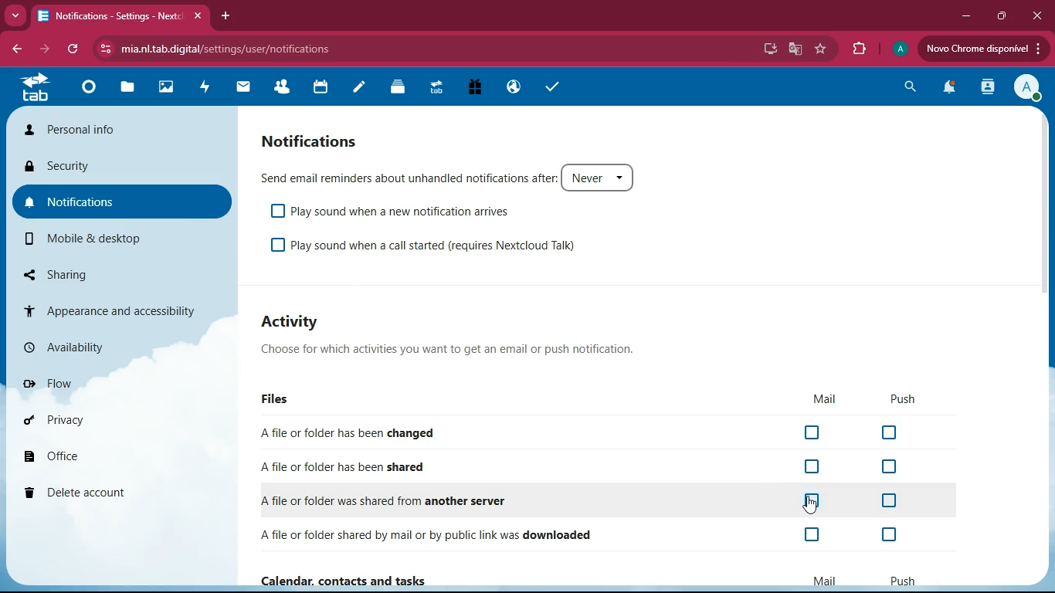  I want to click on Calendar, contacts and tasks, so click(346, 581).